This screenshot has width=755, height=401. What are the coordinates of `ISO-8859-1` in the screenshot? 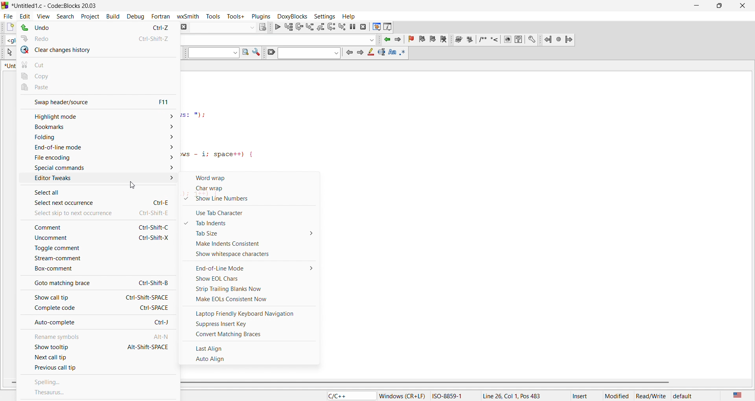 It's located at (452, 395).